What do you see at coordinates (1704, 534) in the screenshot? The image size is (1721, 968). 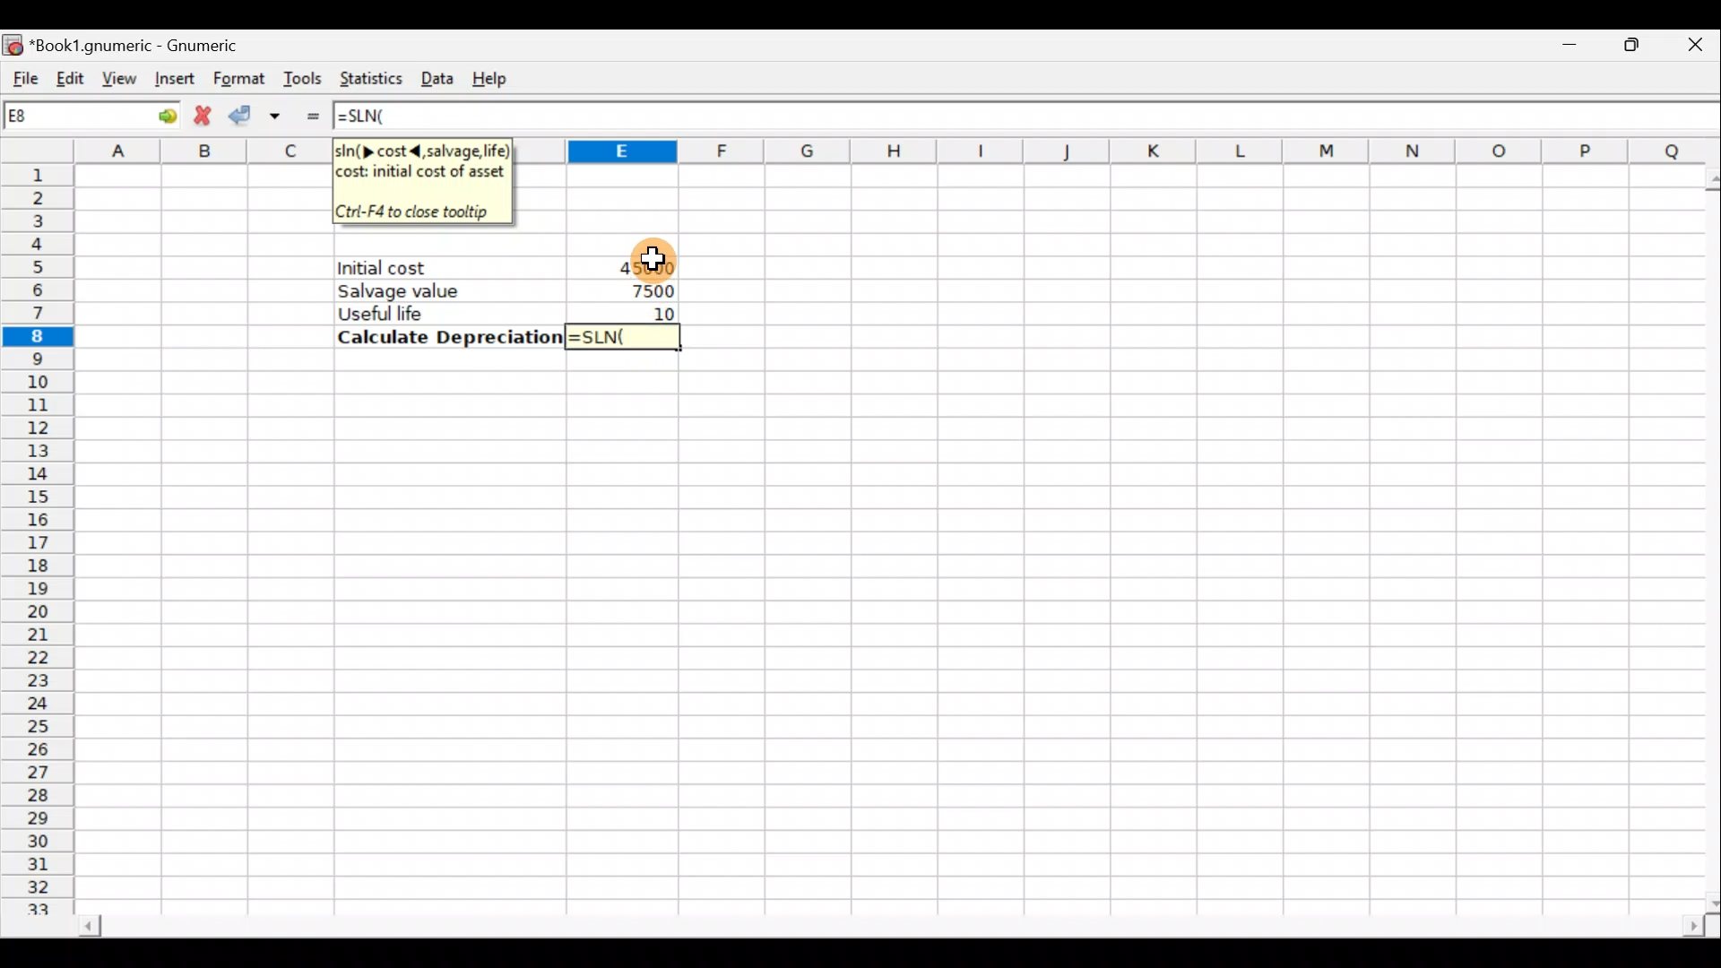 I see `Scroll bar` at bounding box center [1704, 534].